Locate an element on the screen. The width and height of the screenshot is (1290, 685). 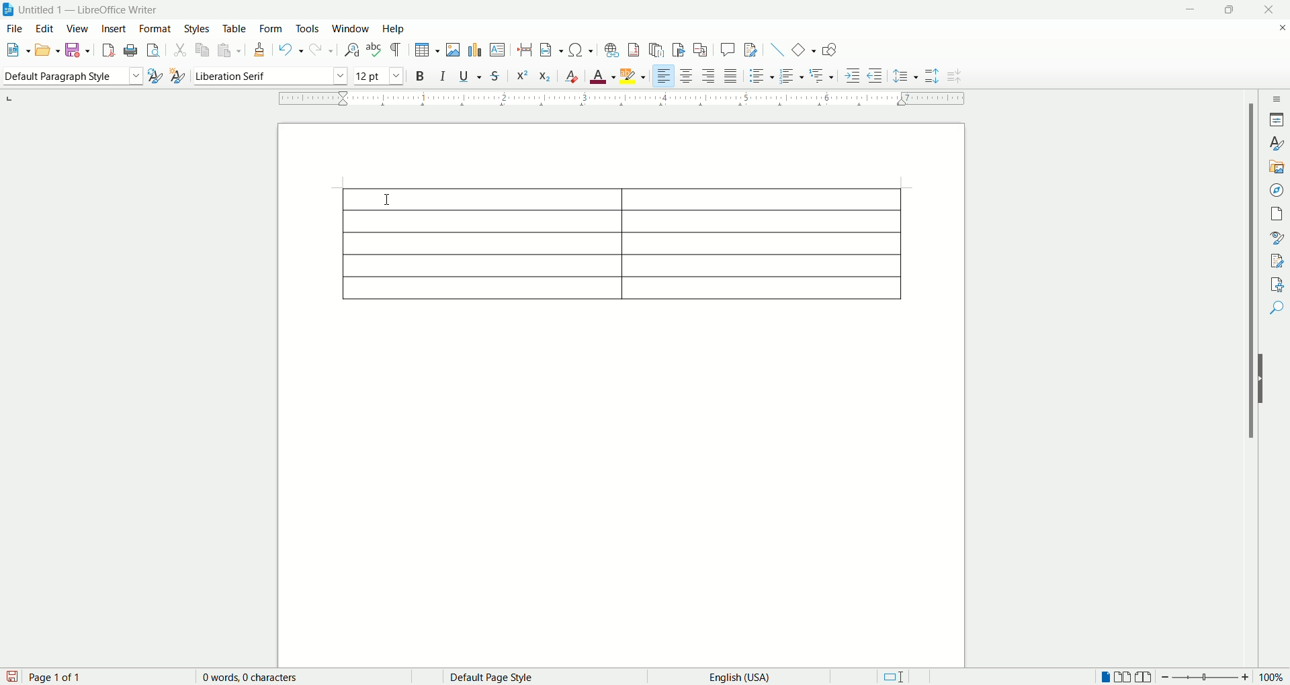
insert table is located at coordinates (427, 50).